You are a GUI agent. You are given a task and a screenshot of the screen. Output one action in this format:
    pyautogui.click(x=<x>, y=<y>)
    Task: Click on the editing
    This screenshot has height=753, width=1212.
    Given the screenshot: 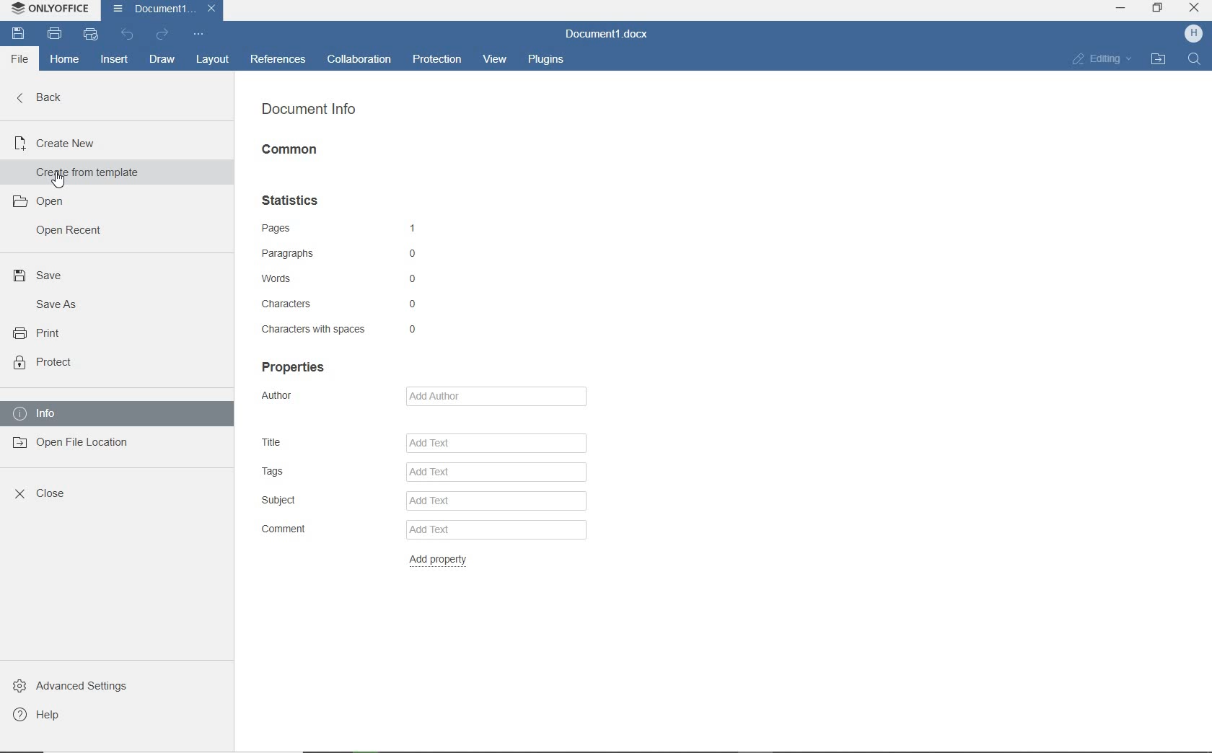 What is the action you would take?
    pyautogui.click(x=1101, y=58)
    